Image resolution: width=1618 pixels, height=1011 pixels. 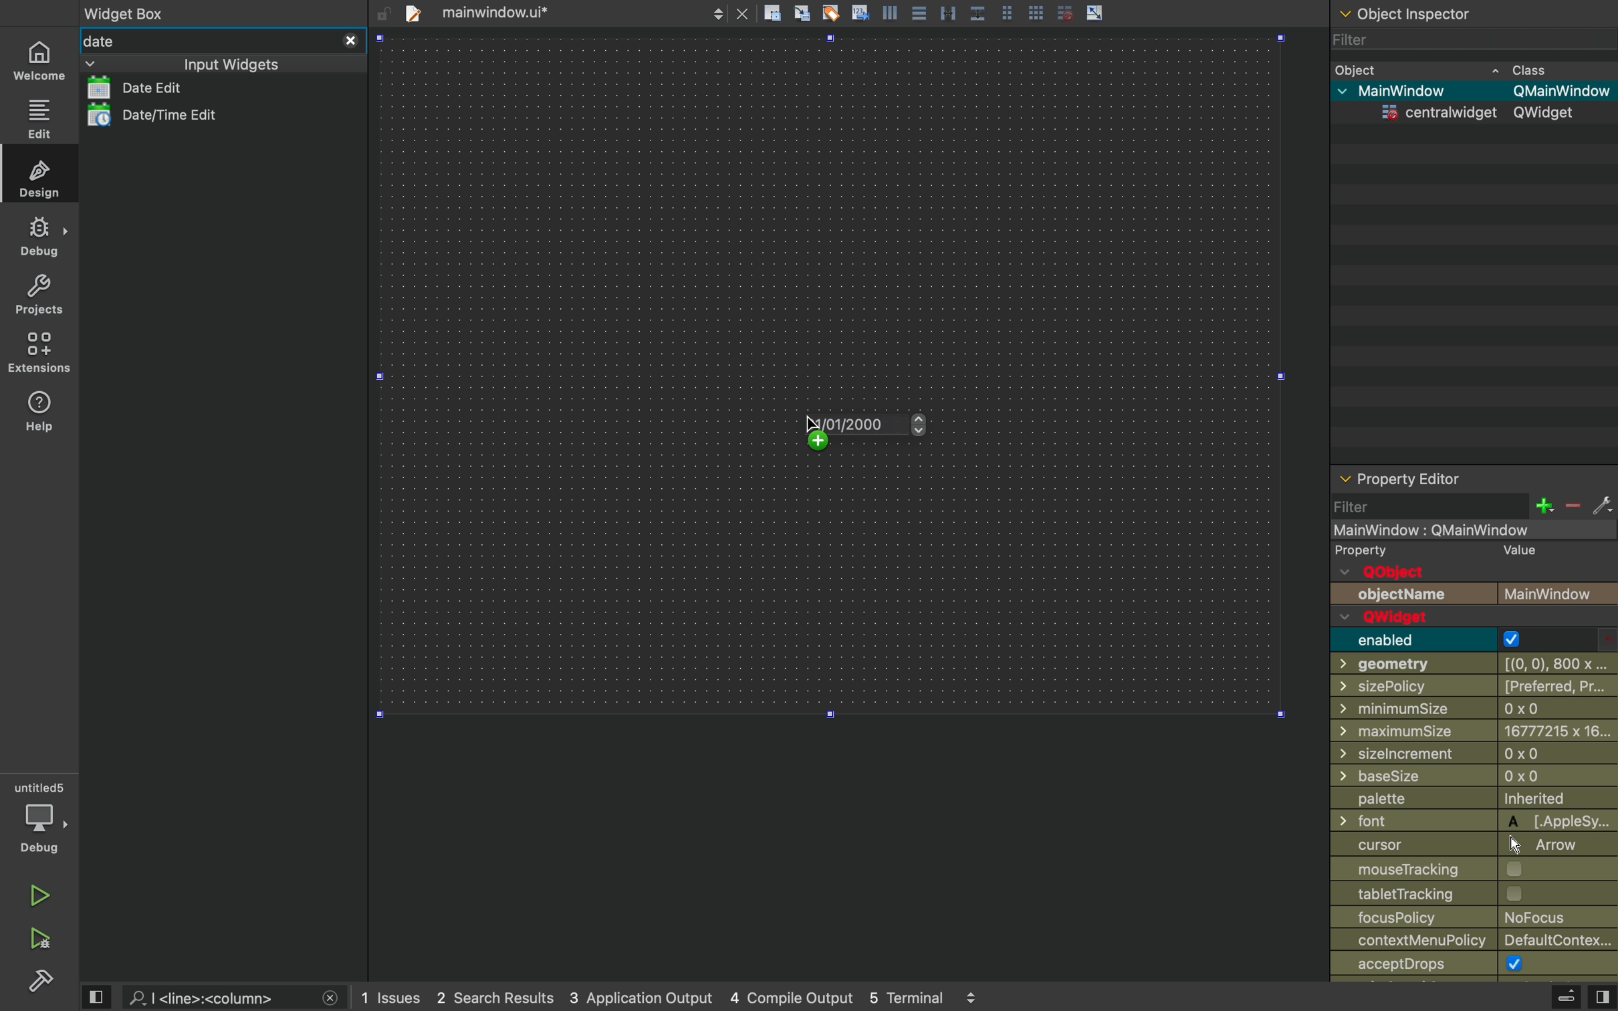 I want to click on mainwindow, so click(x=1475, y=92).